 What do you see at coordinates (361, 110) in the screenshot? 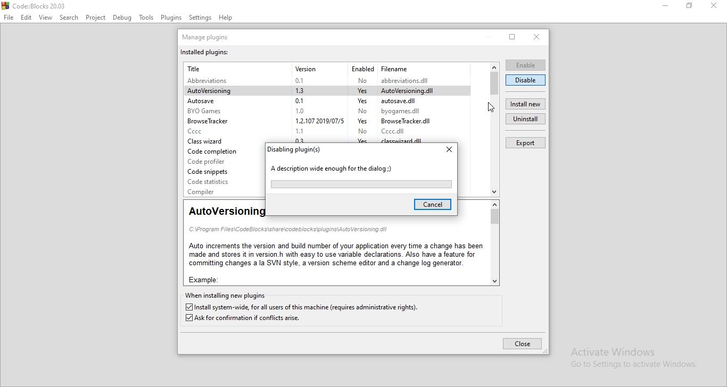
I see `No` at bounding box center [361, 110].